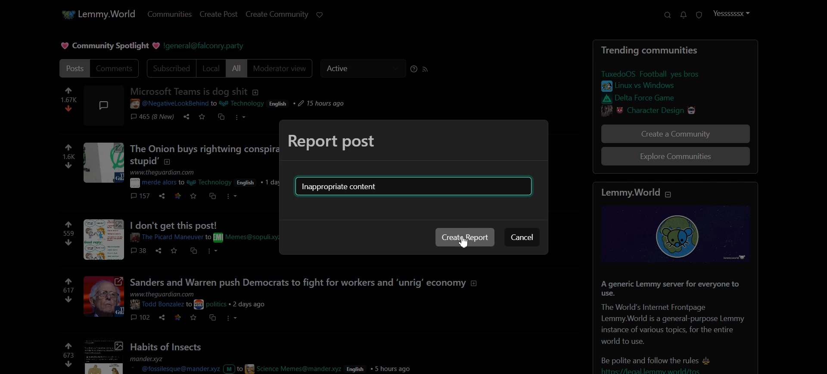 The image size is (827, 374). Describe the element at coordinates (180, 196) in the screenshot. I see `link` at that location.